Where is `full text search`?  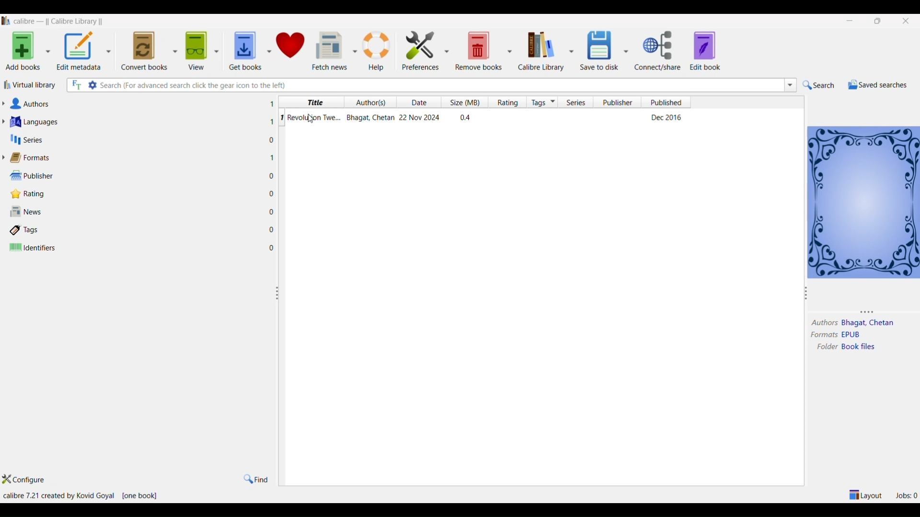
full text search is located at coordinates (75, 86).